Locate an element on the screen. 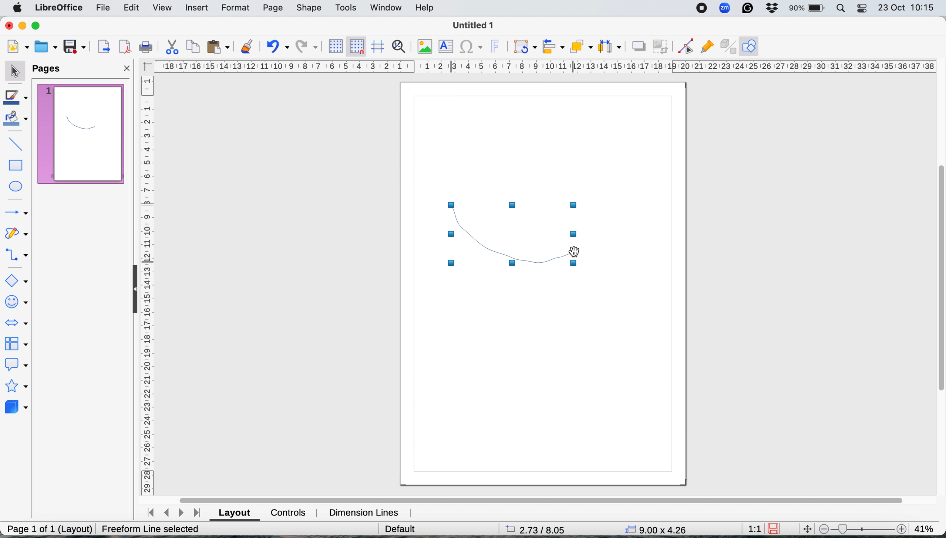  aspect ratio is located at coordinates (752, 528).